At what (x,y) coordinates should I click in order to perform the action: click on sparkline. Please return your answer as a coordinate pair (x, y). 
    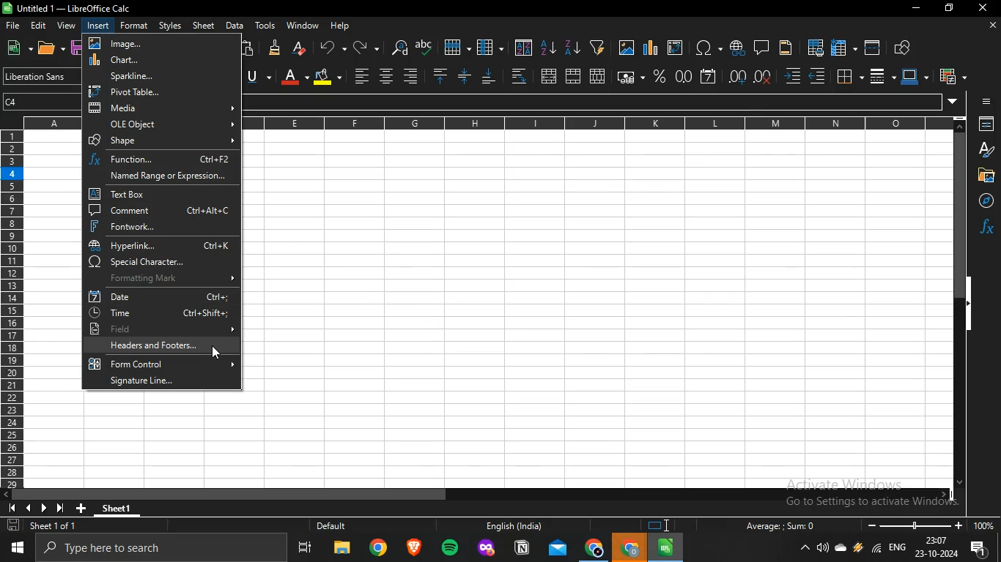
    Looking at the image, I should click on (156, 76).